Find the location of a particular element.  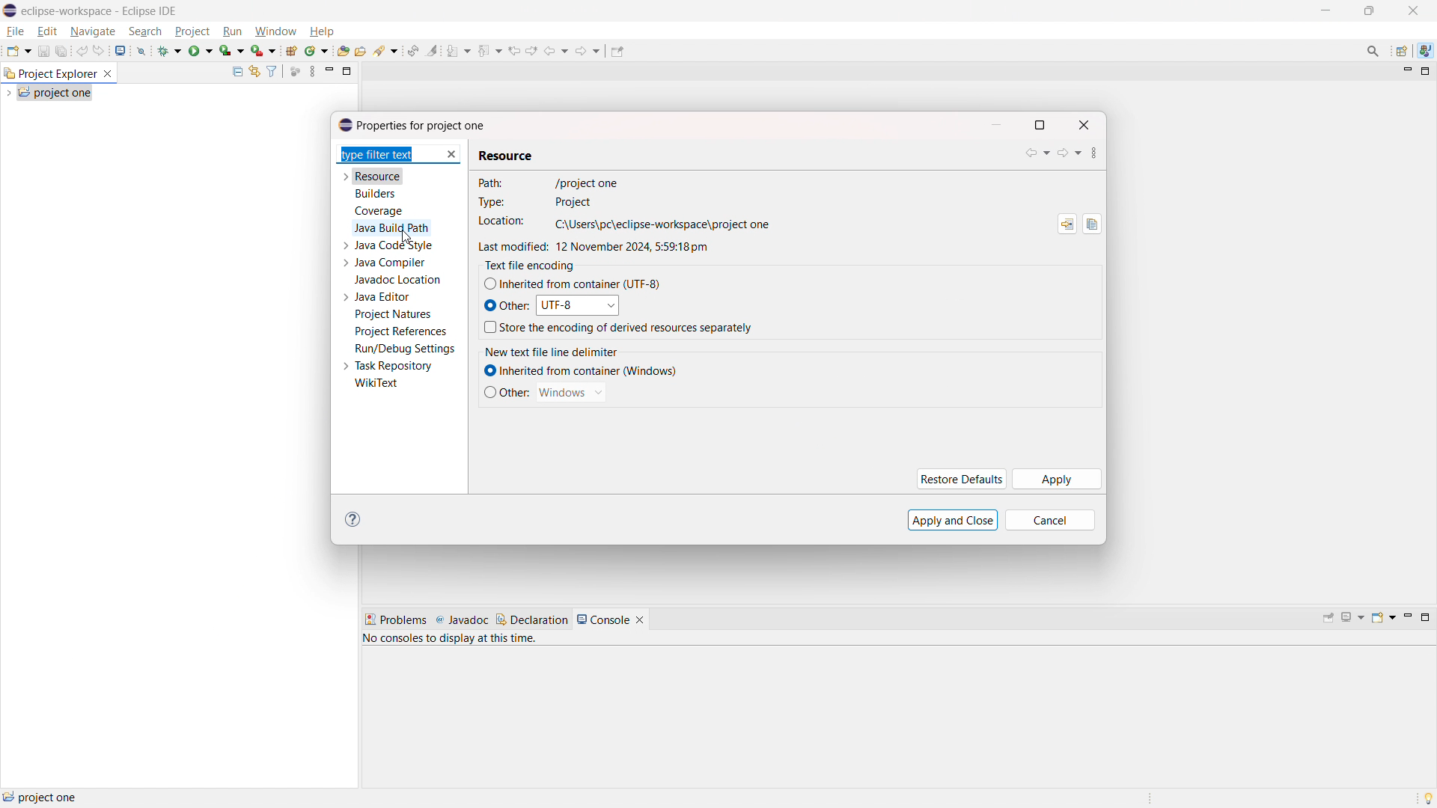

type filter text is located at coordinates (388, 155).